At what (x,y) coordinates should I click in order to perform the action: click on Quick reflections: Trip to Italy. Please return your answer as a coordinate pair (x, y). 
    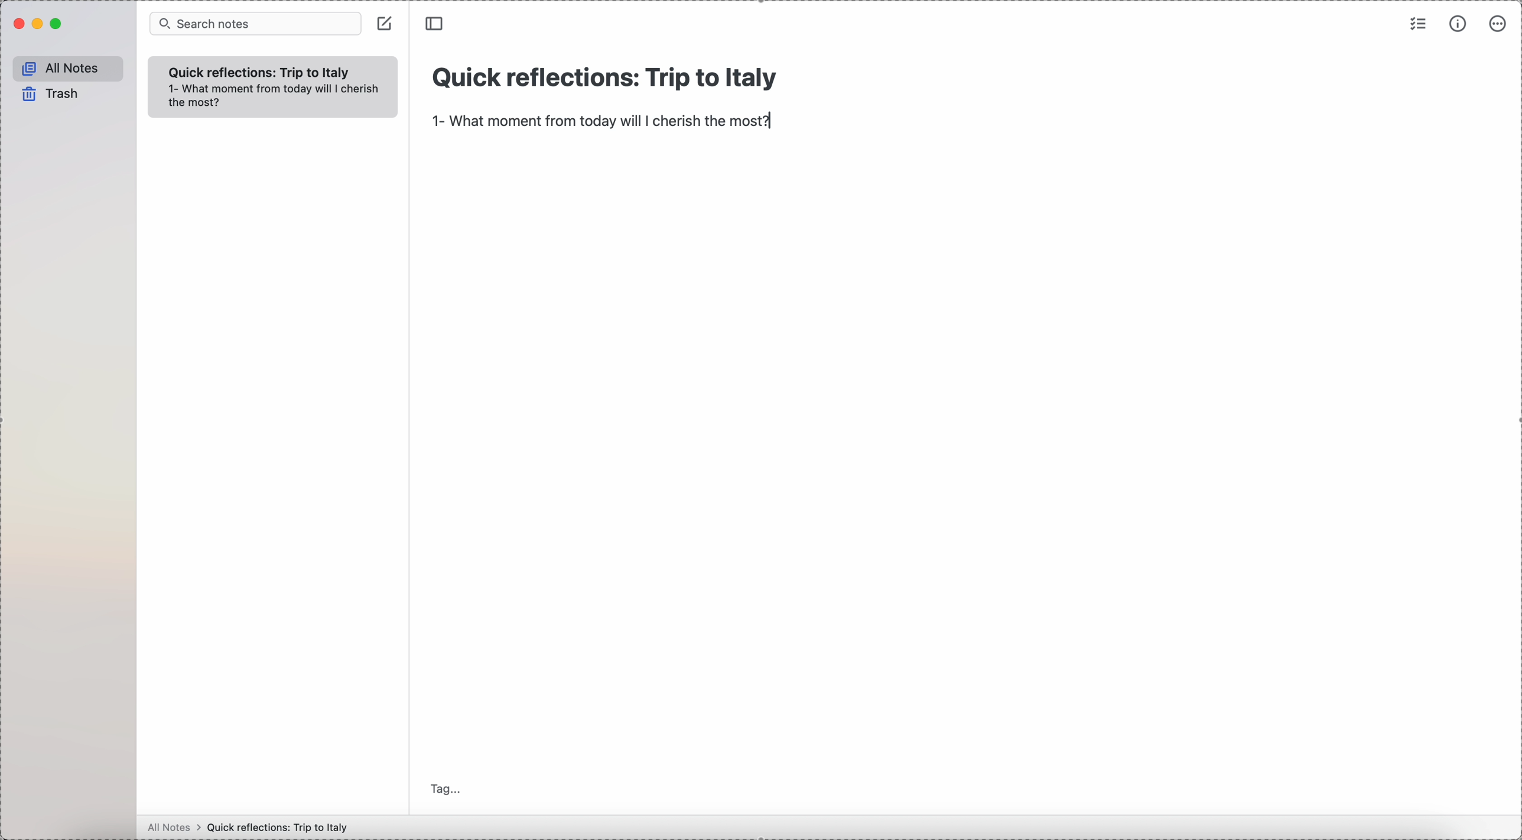
    Looking at the image, I should click on (281, 827).